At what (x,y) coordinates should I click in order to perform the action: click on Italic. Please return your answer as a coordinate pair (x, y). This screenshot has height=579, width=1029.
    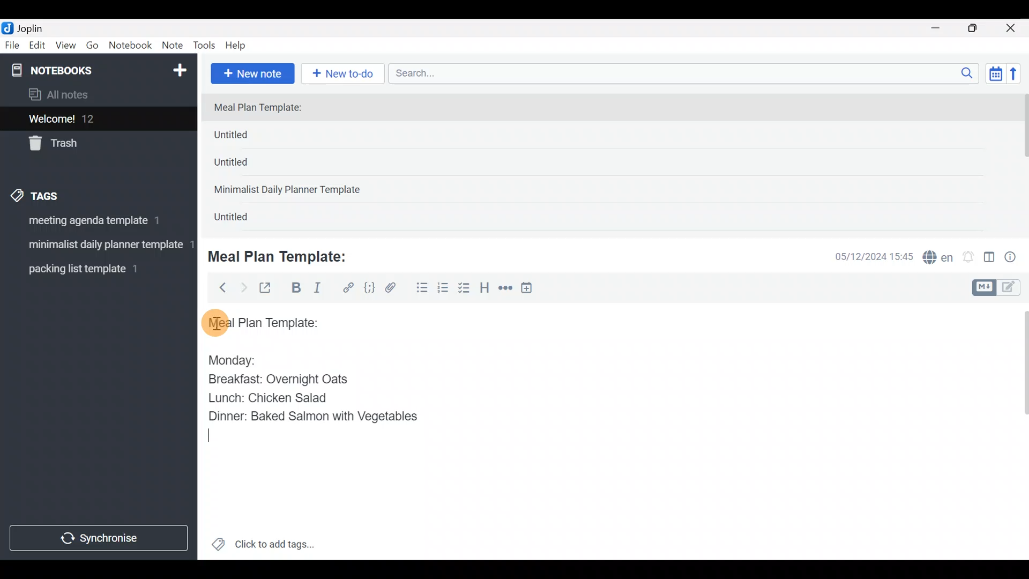
    Looking at the image, I should click on (316, 290).